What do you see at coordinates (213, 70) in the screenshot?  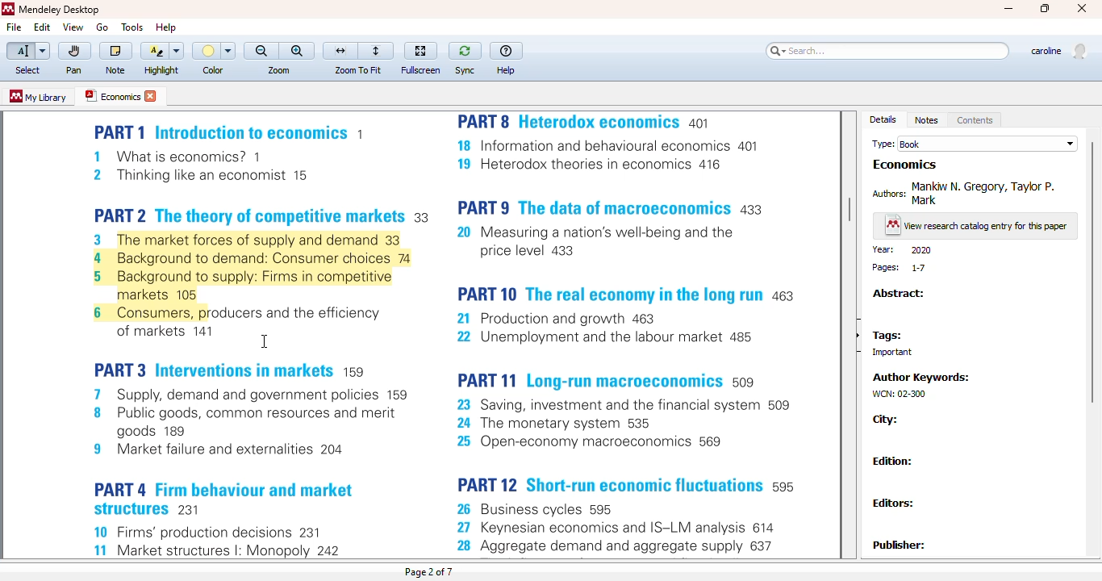 I see `color` at bounding box center [213, 70].